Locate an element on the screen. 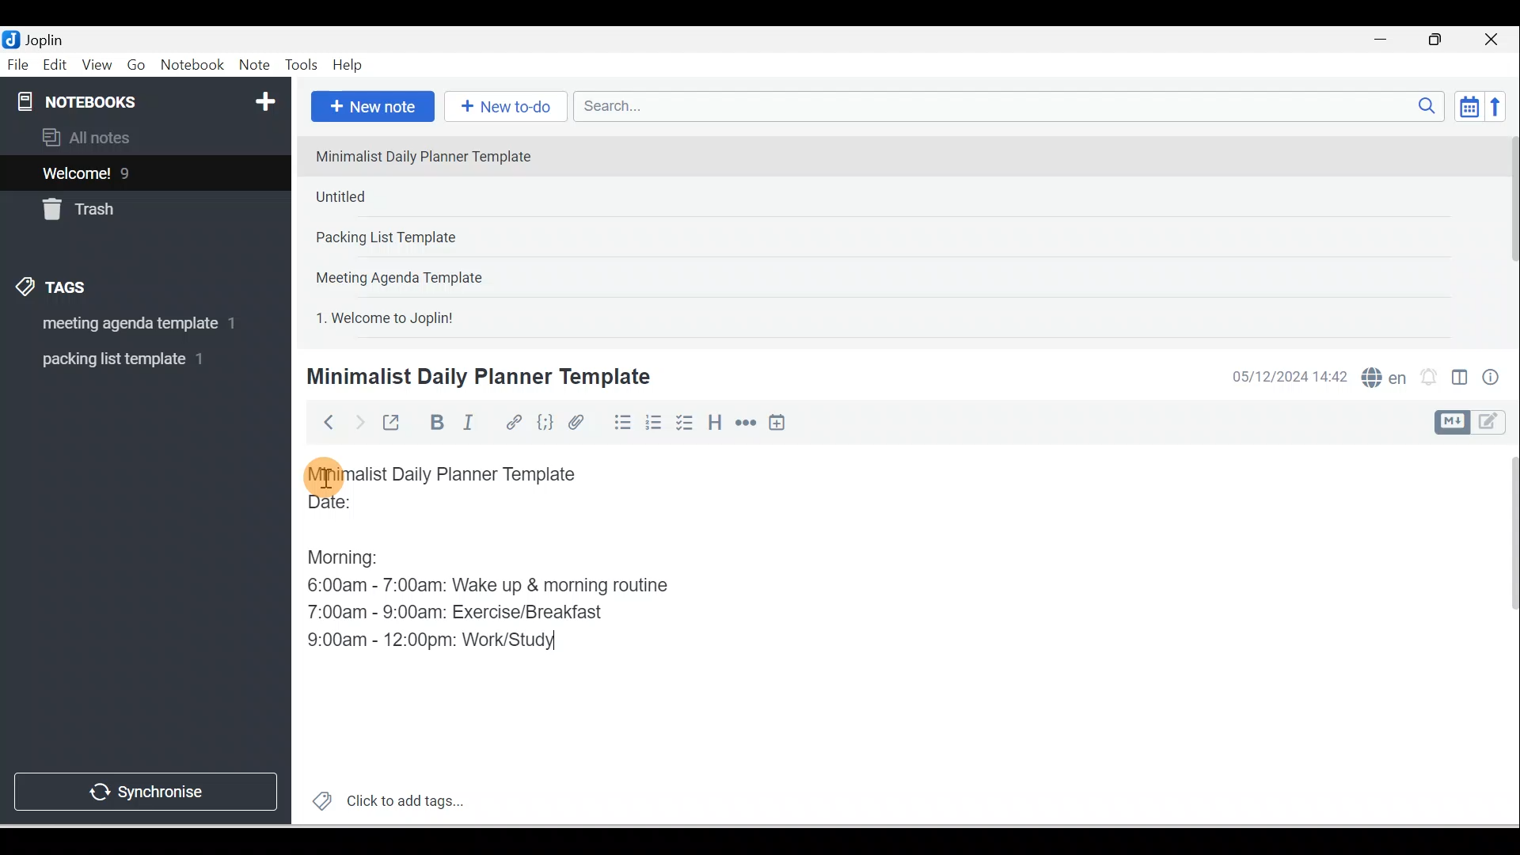  Trash is located at coordinates (116, 205).